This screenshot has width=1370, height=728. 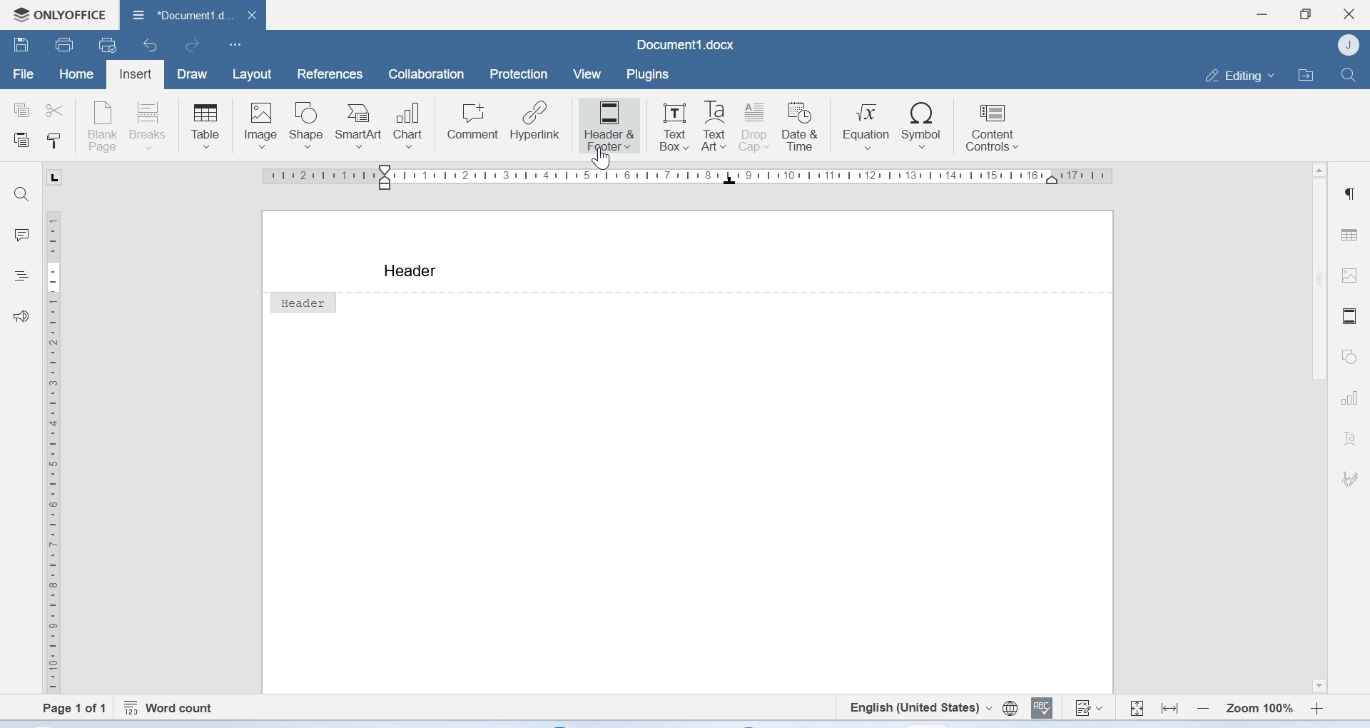 I want to click on Protection, so click(x=520, y=75).